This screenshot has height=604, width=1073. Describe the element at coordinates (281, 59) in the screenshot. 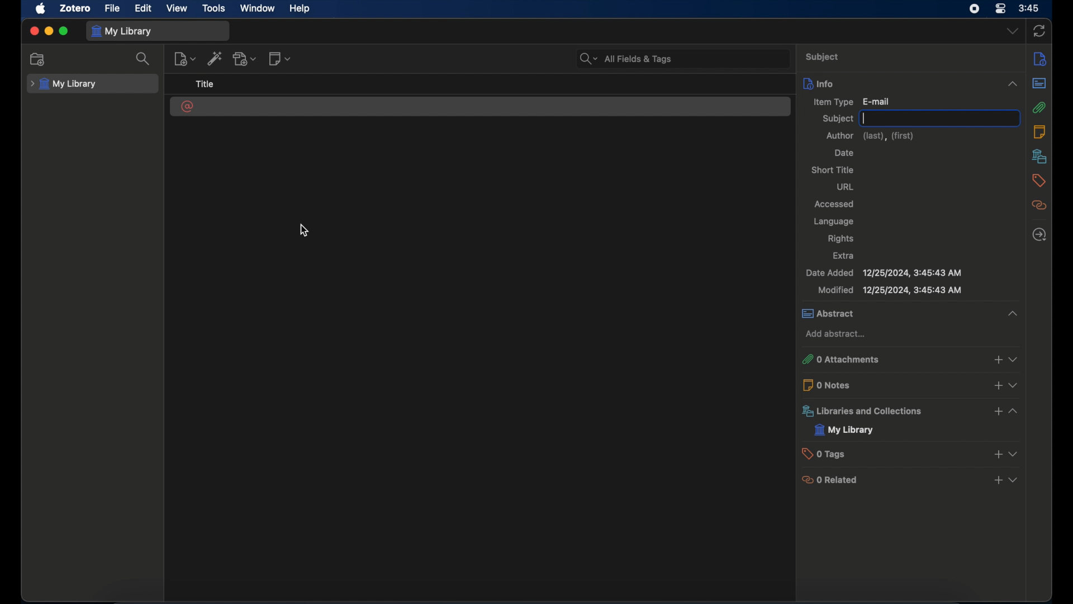

I see `new notes` at that location.